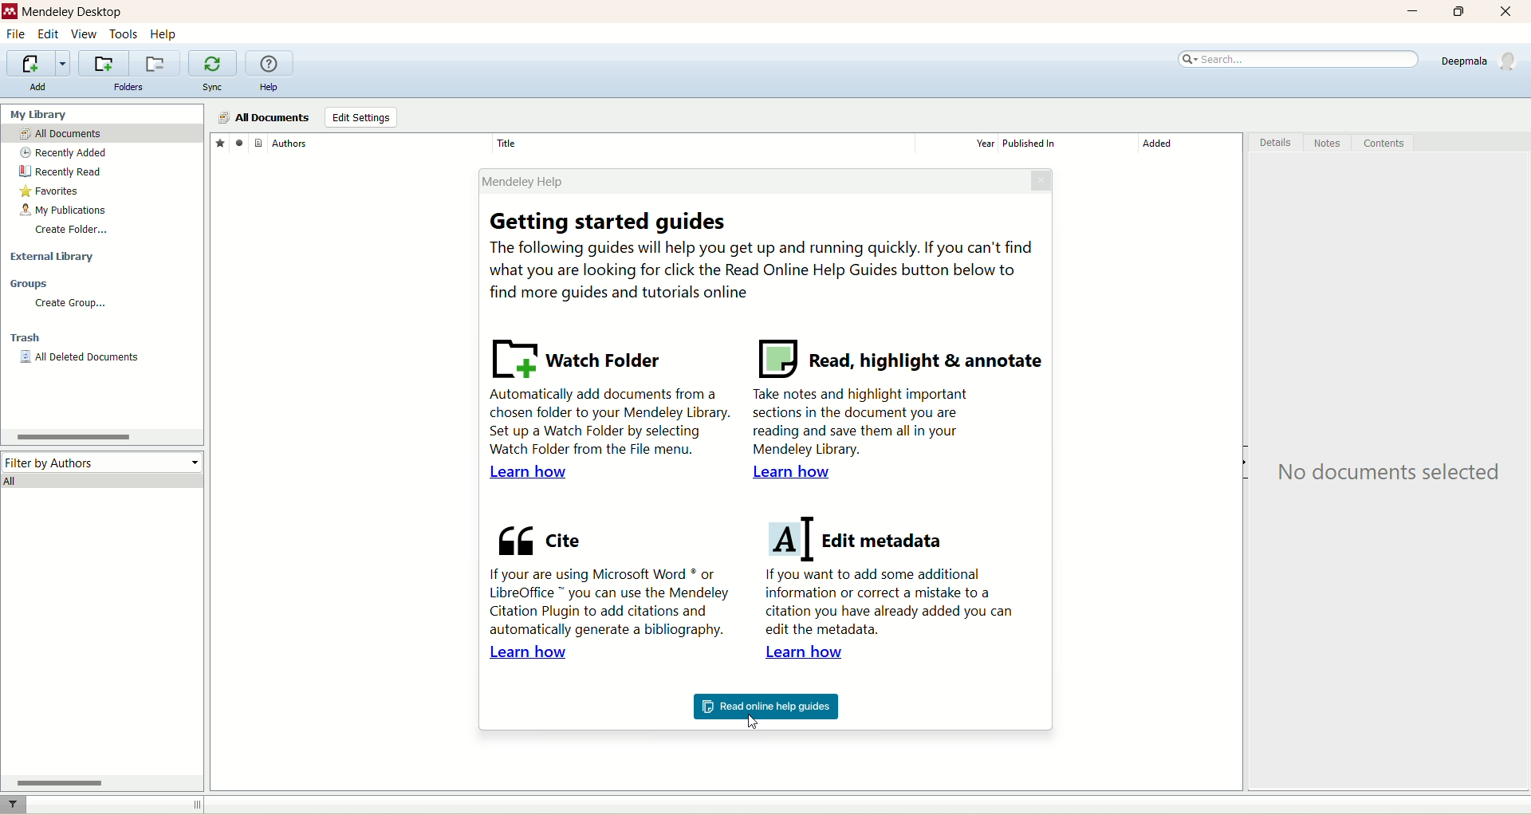 This screenshot has width=1531, height=815. What do you see at coordinates (49, 191) in the screenshot?
I see `favorites` at bounding box center [49, 191].